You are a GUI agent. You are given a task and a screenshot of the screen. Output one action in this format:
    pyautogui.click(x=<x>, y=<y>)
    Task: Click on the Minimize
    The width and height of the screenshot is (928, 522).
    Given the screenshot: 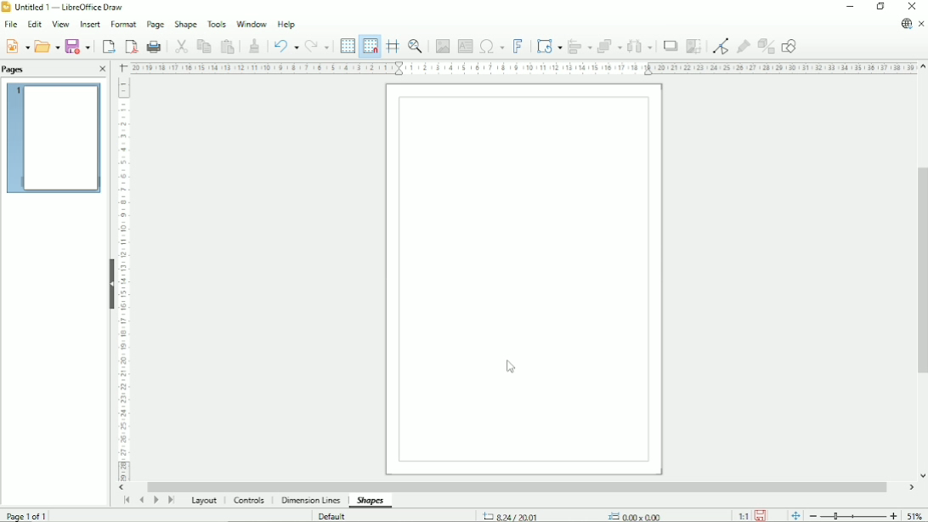 What is the action you would take?
    pyautogui.click(x=849, y=8)
    